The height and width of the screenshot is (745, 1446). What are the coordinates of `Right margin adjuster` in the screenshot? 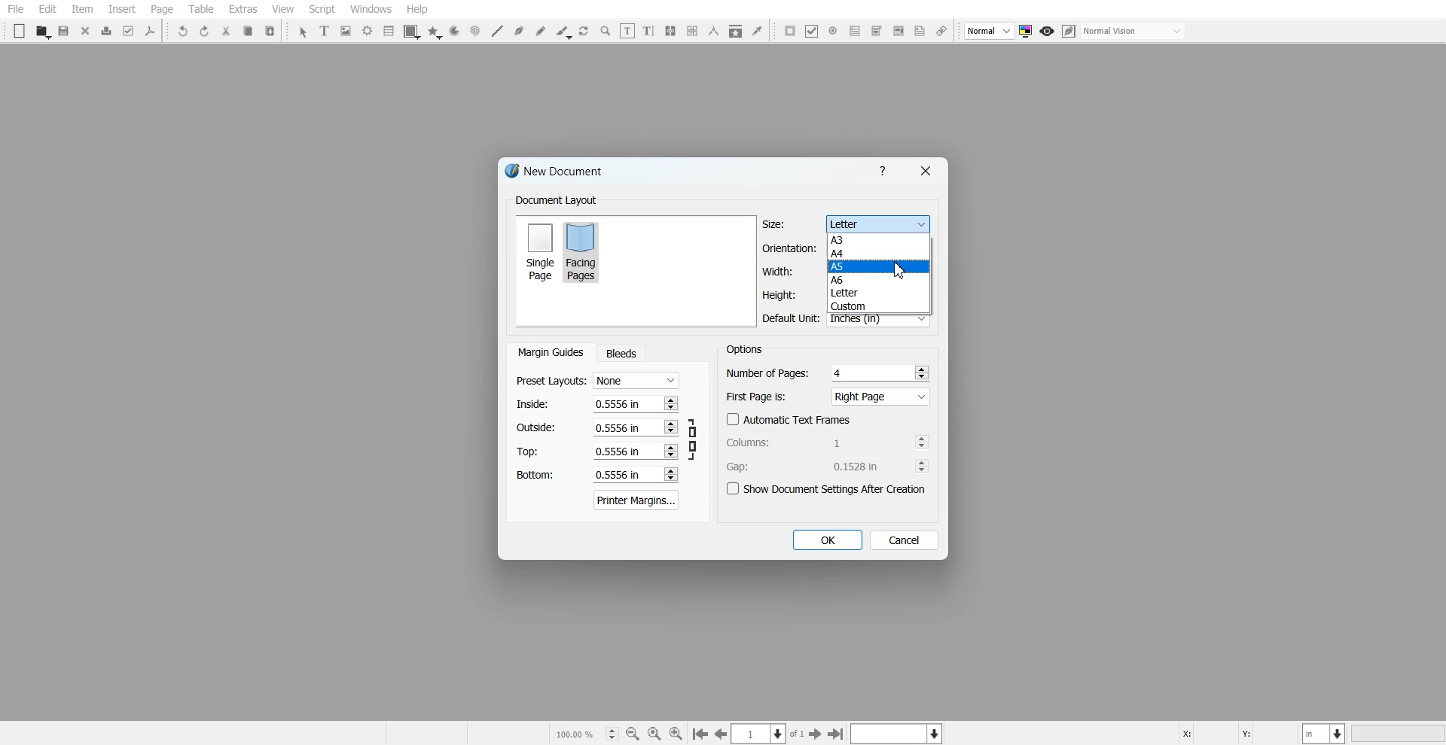 It's located at (598, 427).